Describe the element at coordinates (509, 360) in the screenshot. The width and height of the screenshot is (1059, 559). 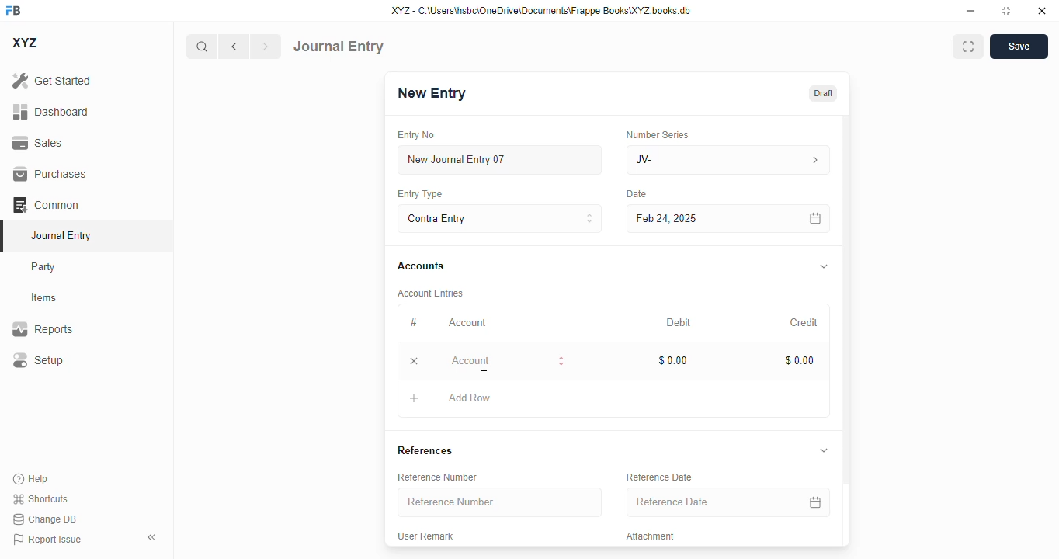
I see `account` at that location.